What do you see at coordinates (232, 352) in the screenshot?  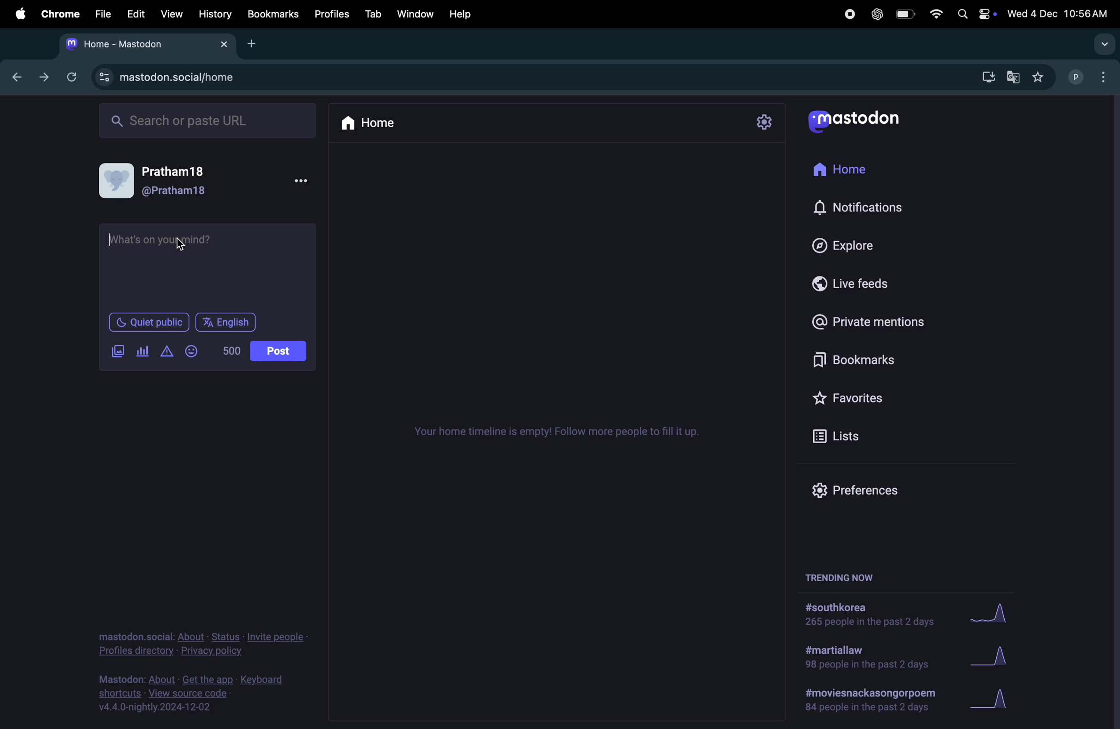 I see `500 words` at bounding box center [232, 352].